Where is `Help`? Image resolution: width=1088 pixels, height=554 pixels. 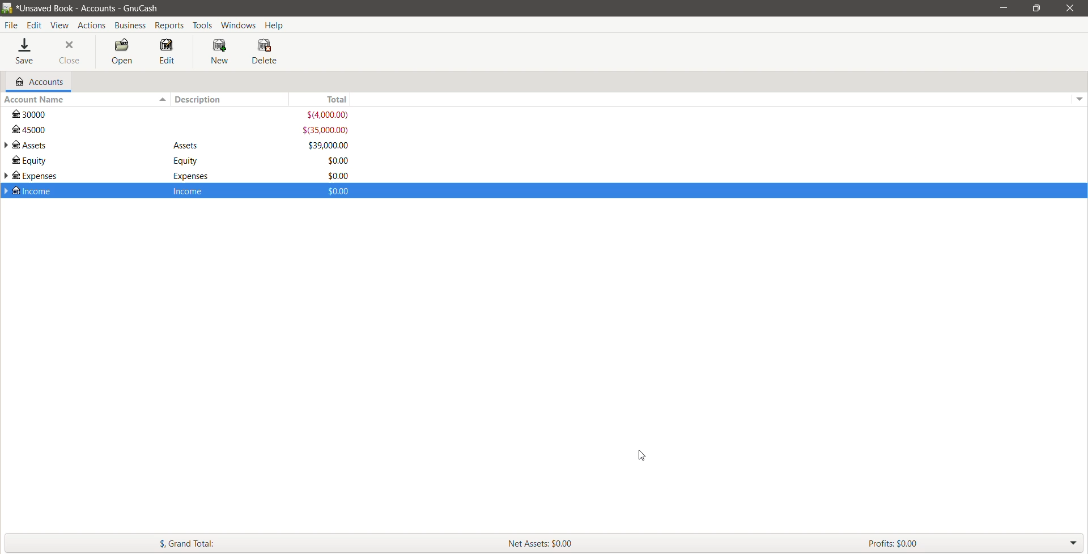 Help is located at coordinates (276, 24).